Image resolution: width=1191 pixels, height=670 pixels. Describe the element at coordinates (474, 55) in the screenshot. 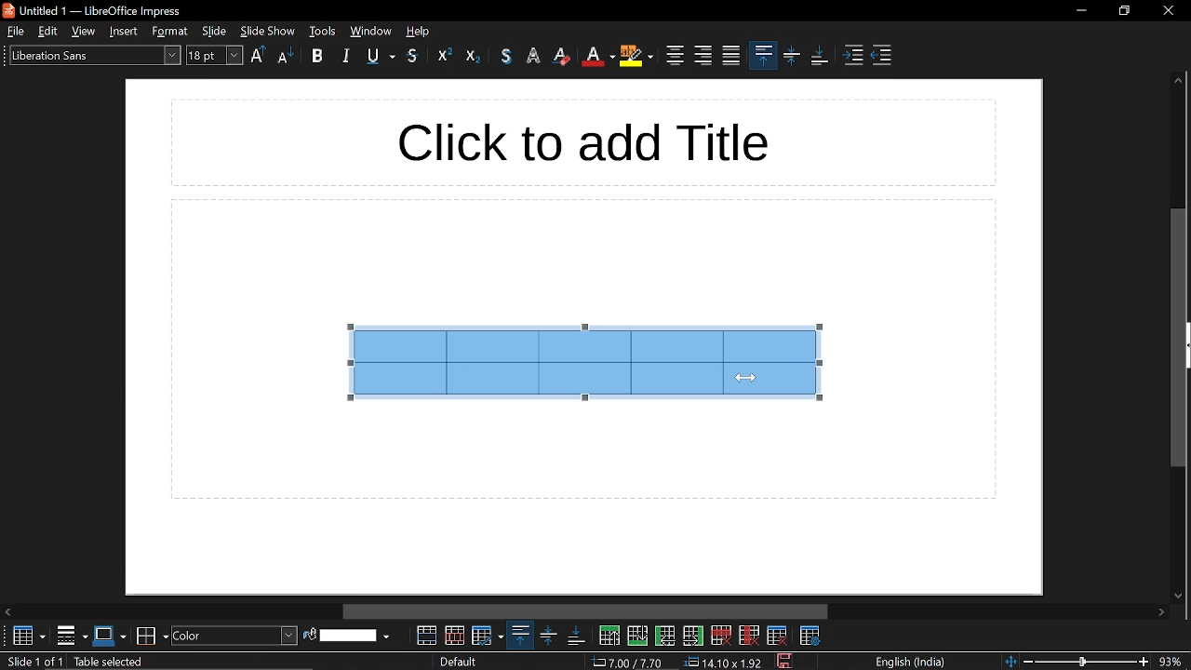

I see `eraser` at that location.